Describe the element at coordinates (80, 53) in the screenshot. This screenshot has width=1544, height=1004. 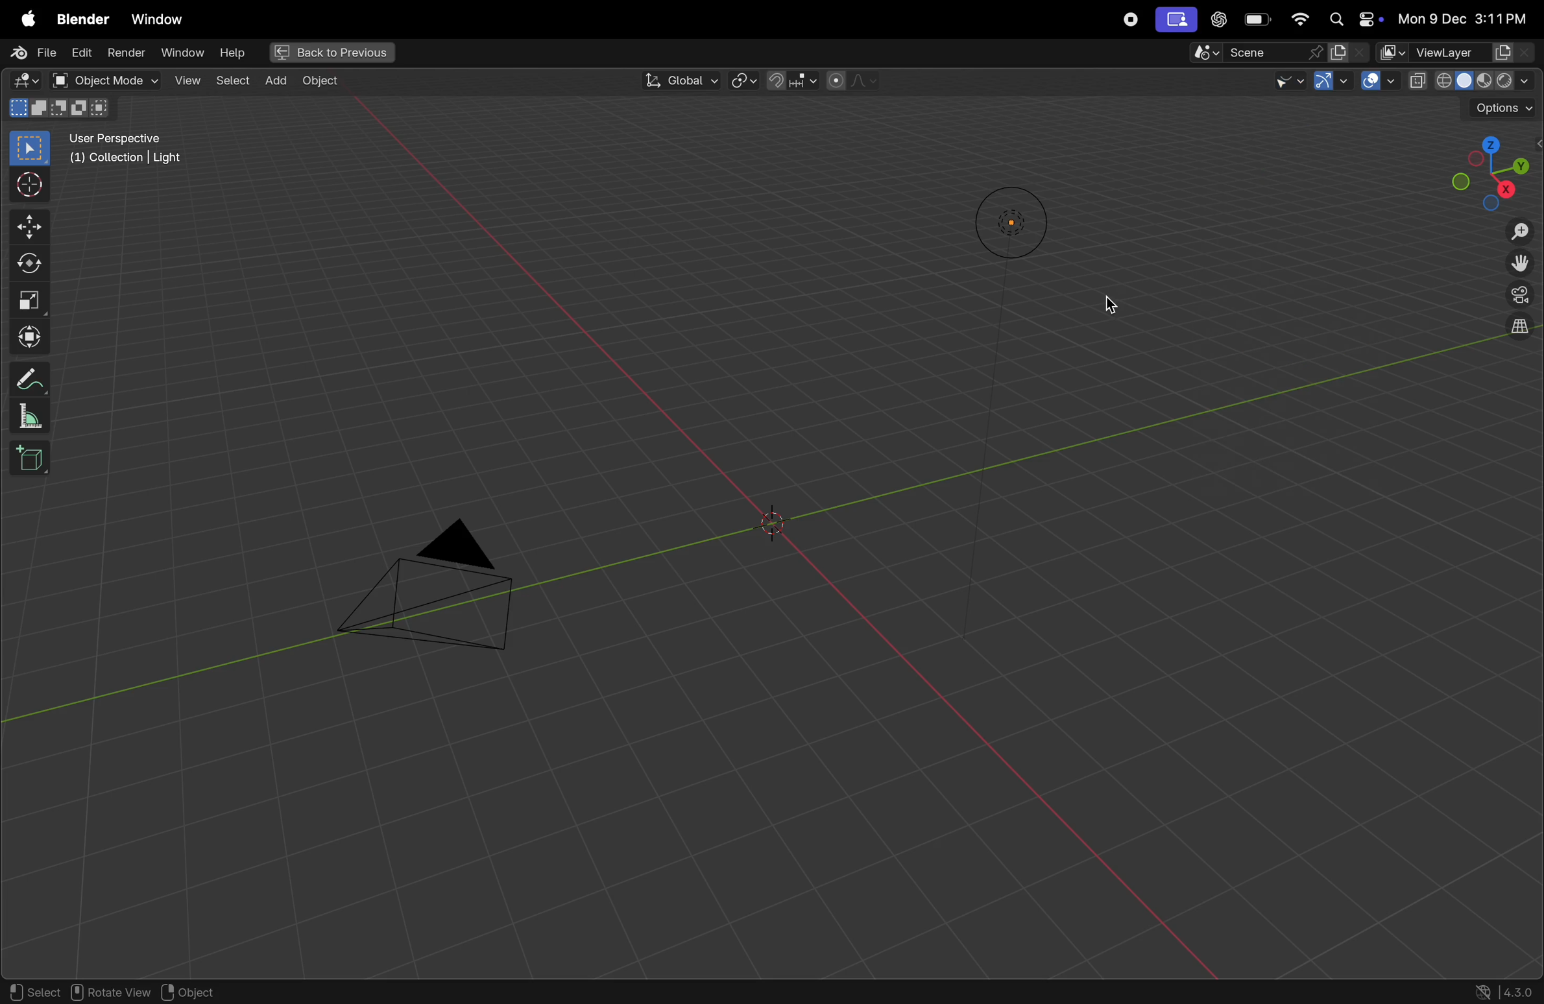
I see `edit` at that location.